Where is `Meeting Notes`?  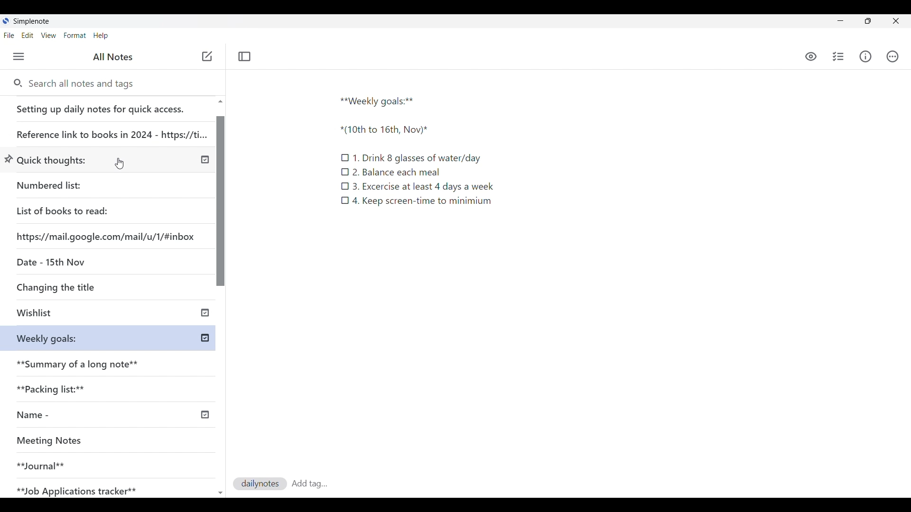 Meeting Notes is located at coordinates (96, 441).